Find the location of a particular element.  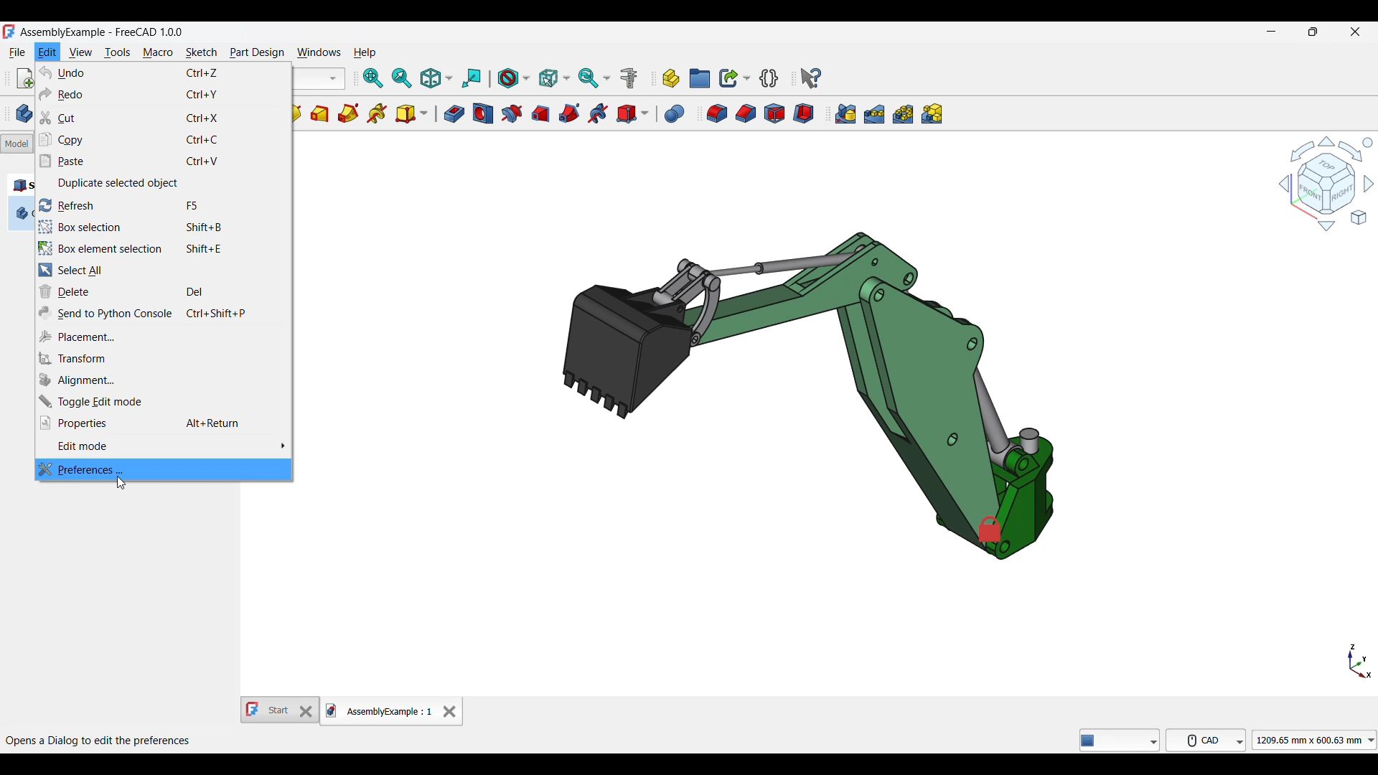

Fit selection is located at coordinates (402, 78).